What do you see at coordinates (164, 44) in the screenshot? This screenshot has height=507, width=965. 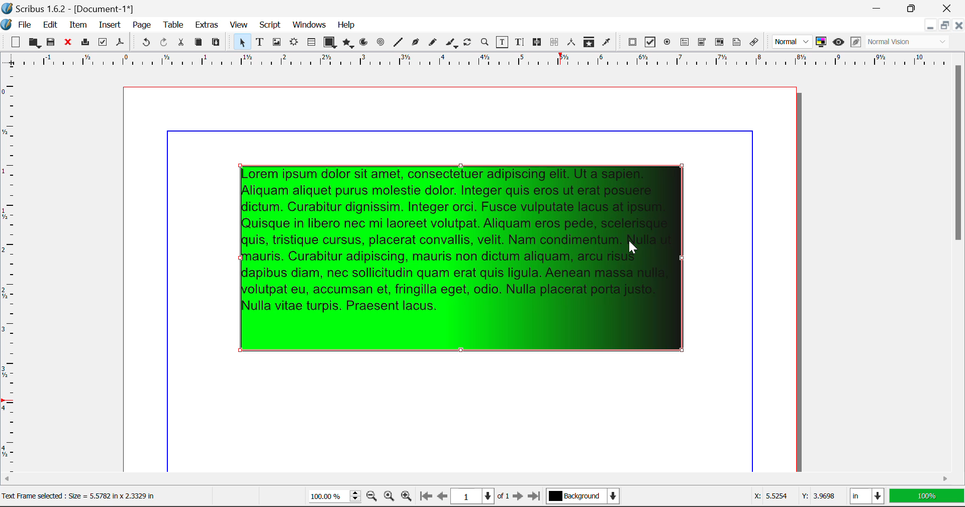 I see `Redo` at bounding box center [164, 44].